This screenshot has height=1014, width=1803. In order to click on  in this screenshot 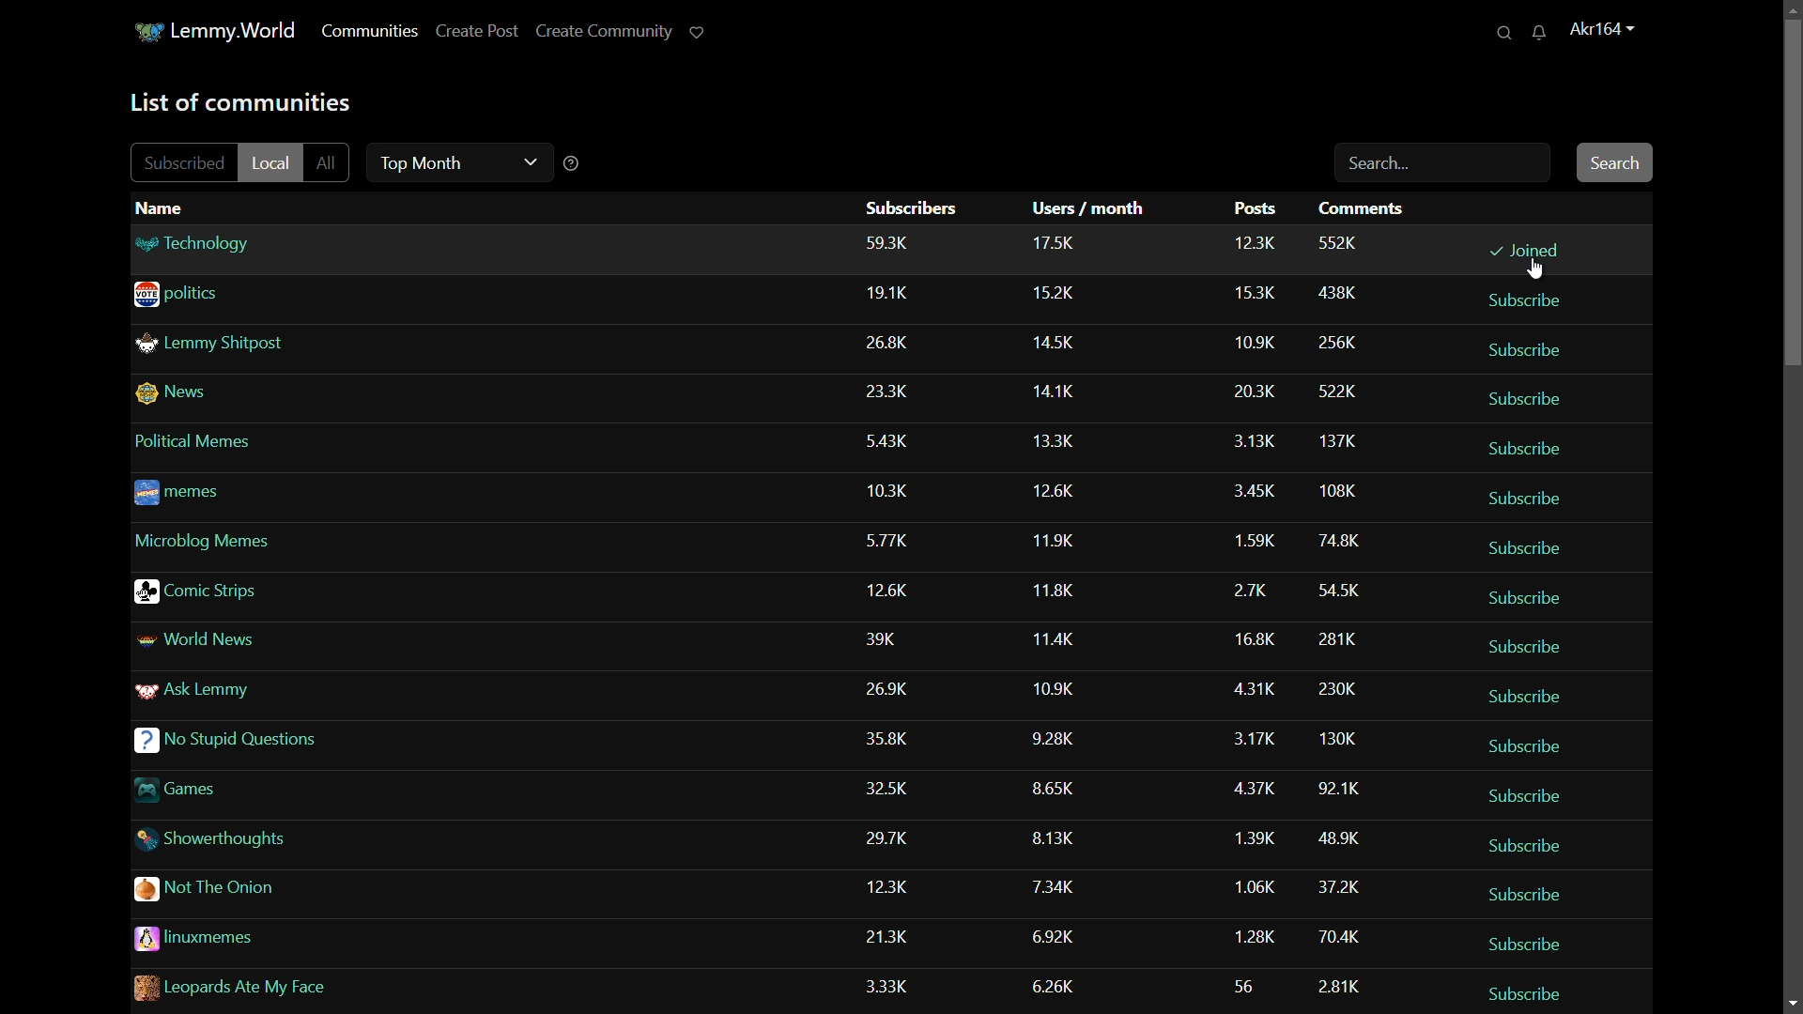, I will do `click(895, 736)`.